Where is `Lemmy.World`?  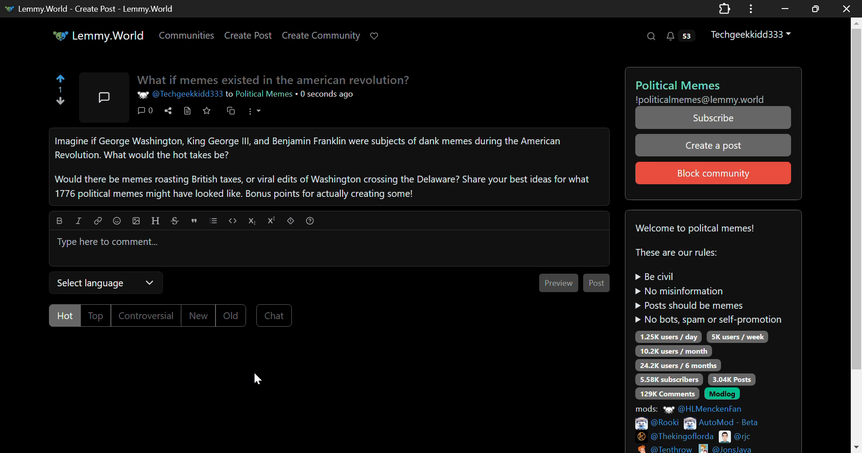 Lemmy.World is located at coordinates (97, 35).